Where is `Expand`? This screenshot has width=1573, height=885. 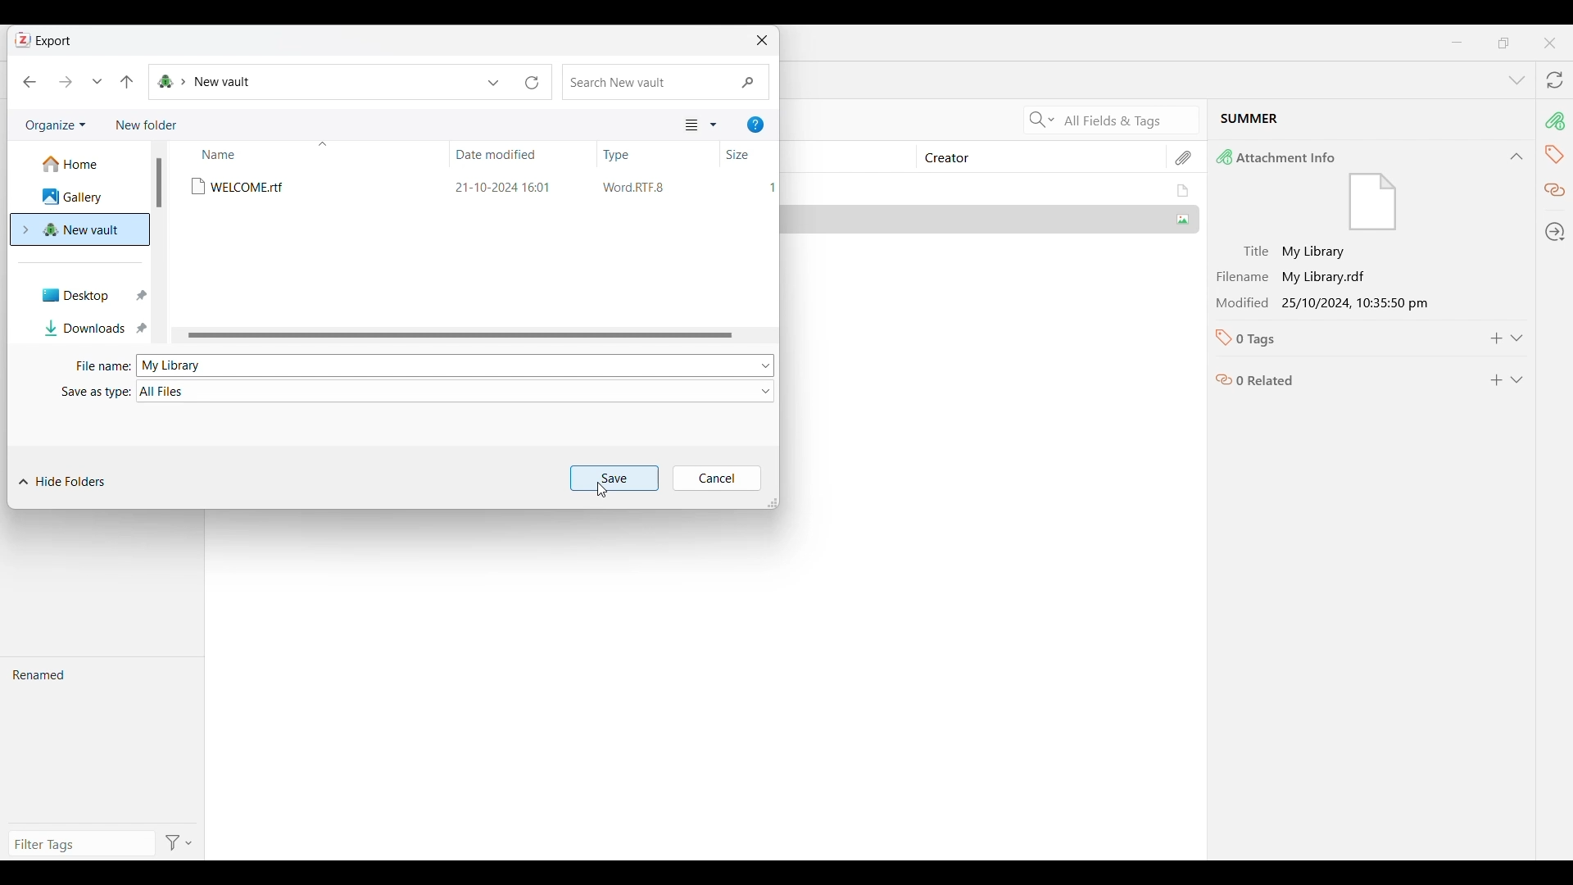
Expand is located at coordinates (1517, 380).